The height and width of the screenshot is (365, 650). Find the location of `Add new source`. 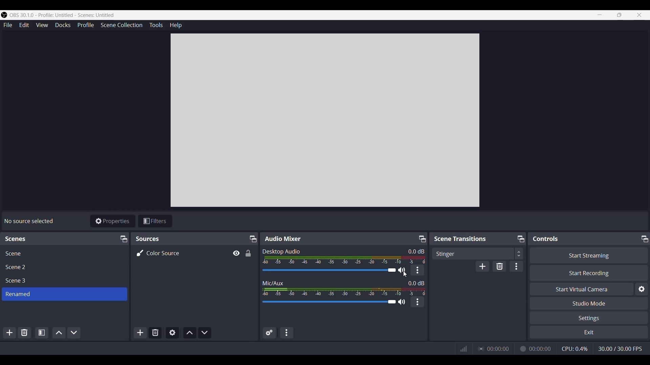

Add new source is located at coordinates (140, 333).